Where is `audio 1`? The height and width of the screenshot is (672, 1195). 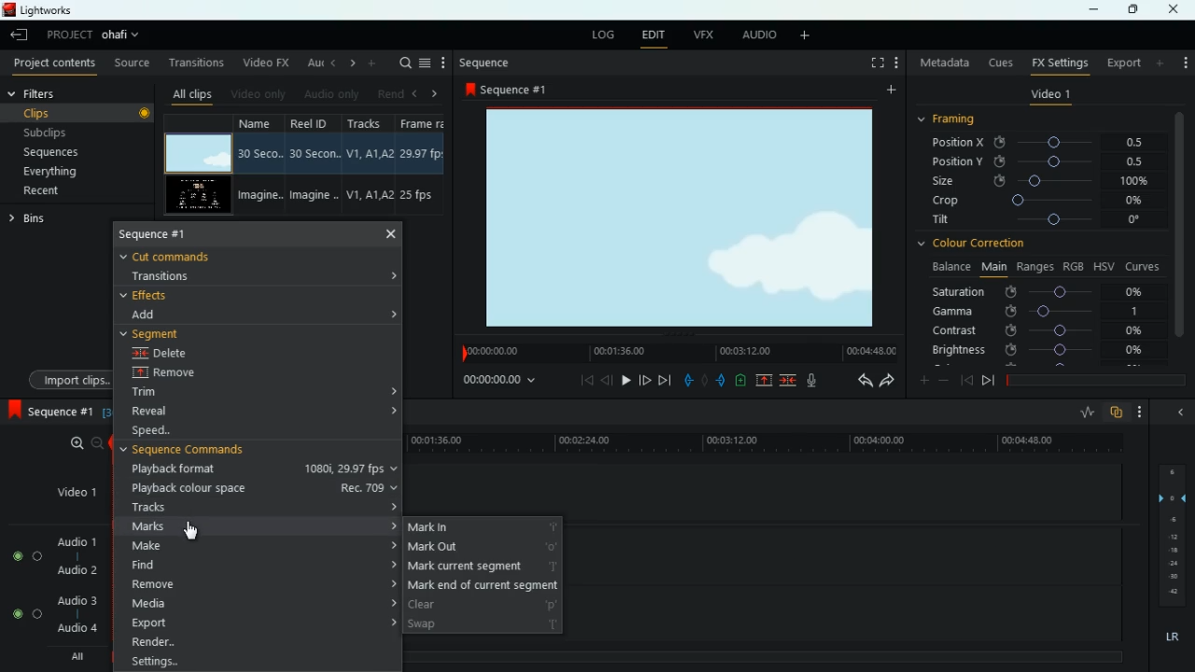 audio 1 is located at coordinates (73, 539).